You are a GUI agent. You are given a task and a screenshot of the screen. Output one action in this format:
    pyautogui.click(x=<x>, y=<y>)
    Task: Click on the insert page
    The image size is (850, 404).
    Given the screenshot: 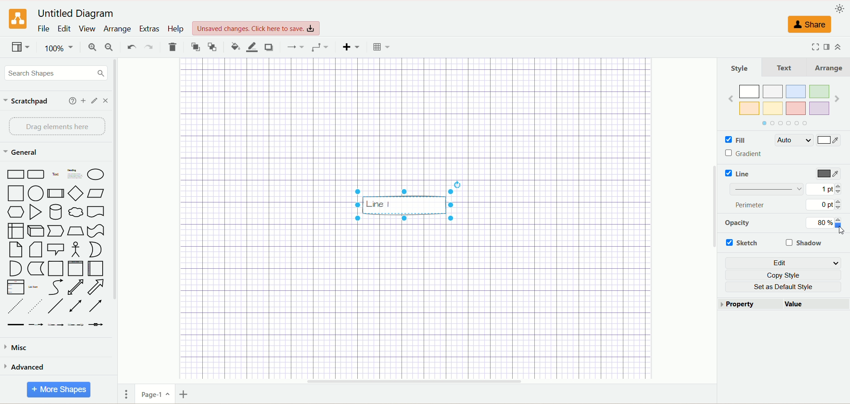 What is the action you would take?
    pyautogui.click(x=185, y=393)
    